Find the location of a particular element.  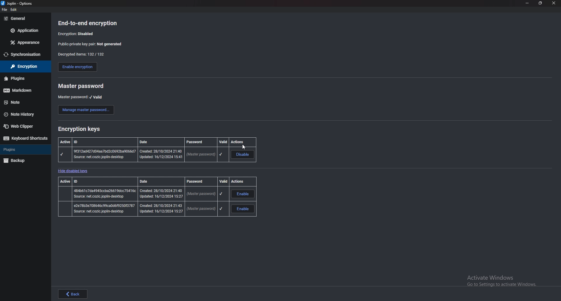

plugins is located at coordinates (22, 149).